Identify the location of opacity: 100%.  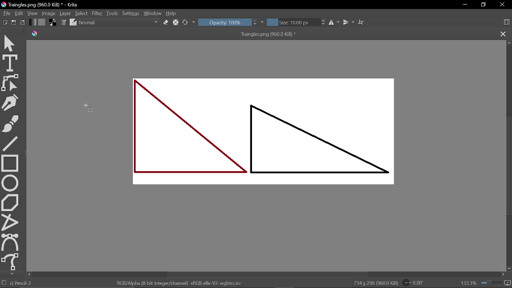
(232, 22).